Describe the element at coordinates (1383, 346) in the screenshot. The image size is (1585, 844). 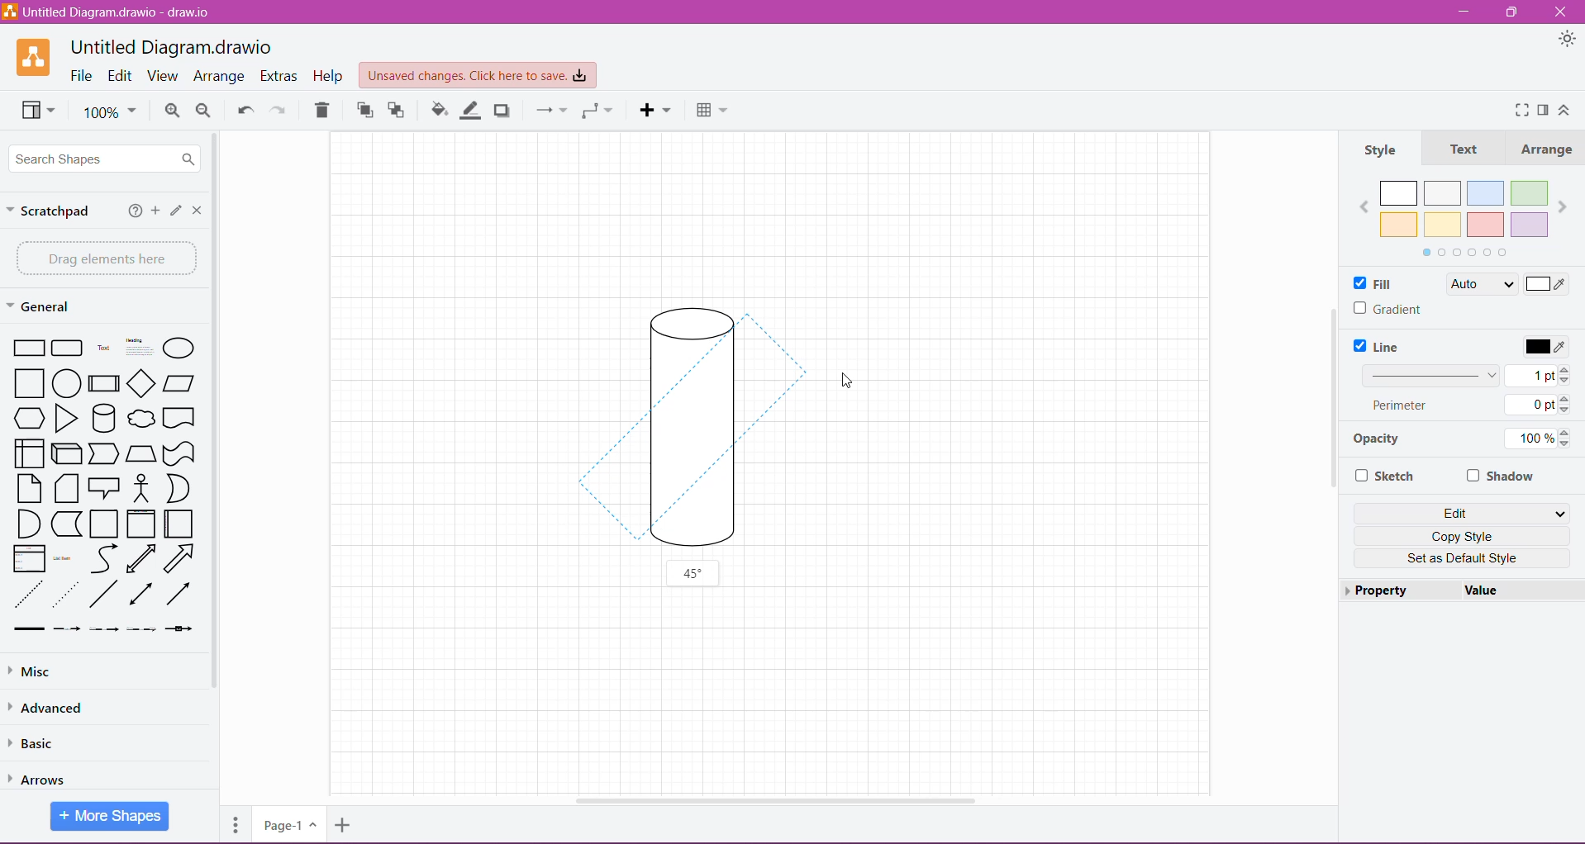
I see `Line - click to enable/disable` at that location.